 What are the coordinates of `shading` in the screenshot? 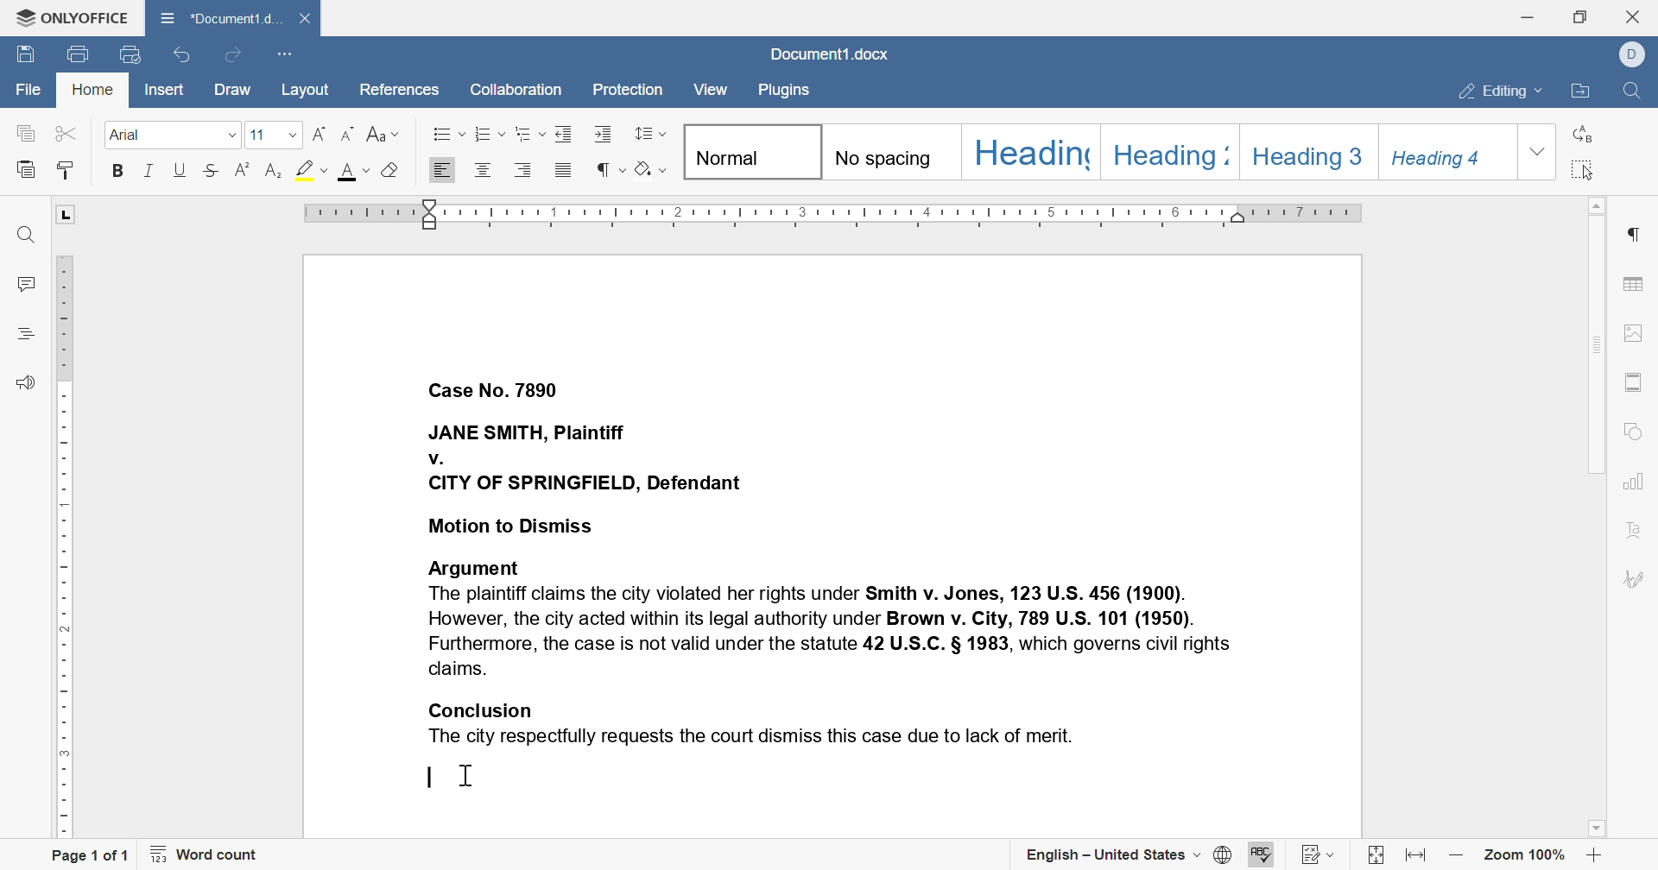 It's located at (651, 167).